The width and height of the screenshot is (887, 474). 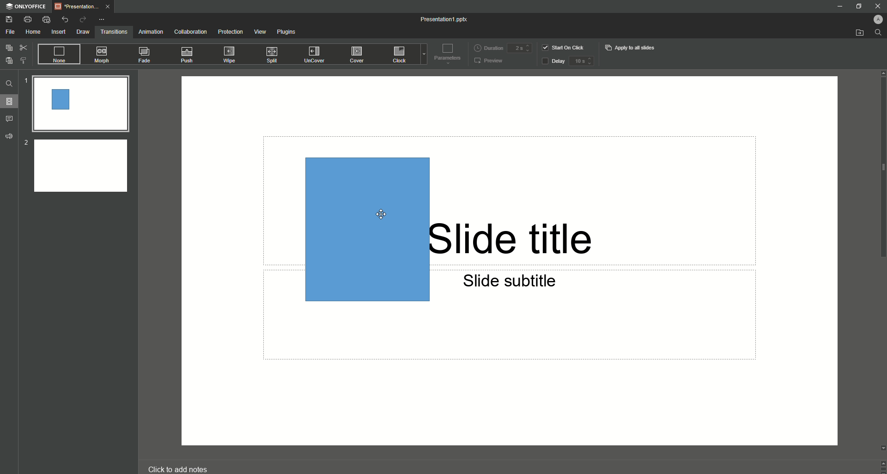 I want to click on Find, so click(x=8, y=83).